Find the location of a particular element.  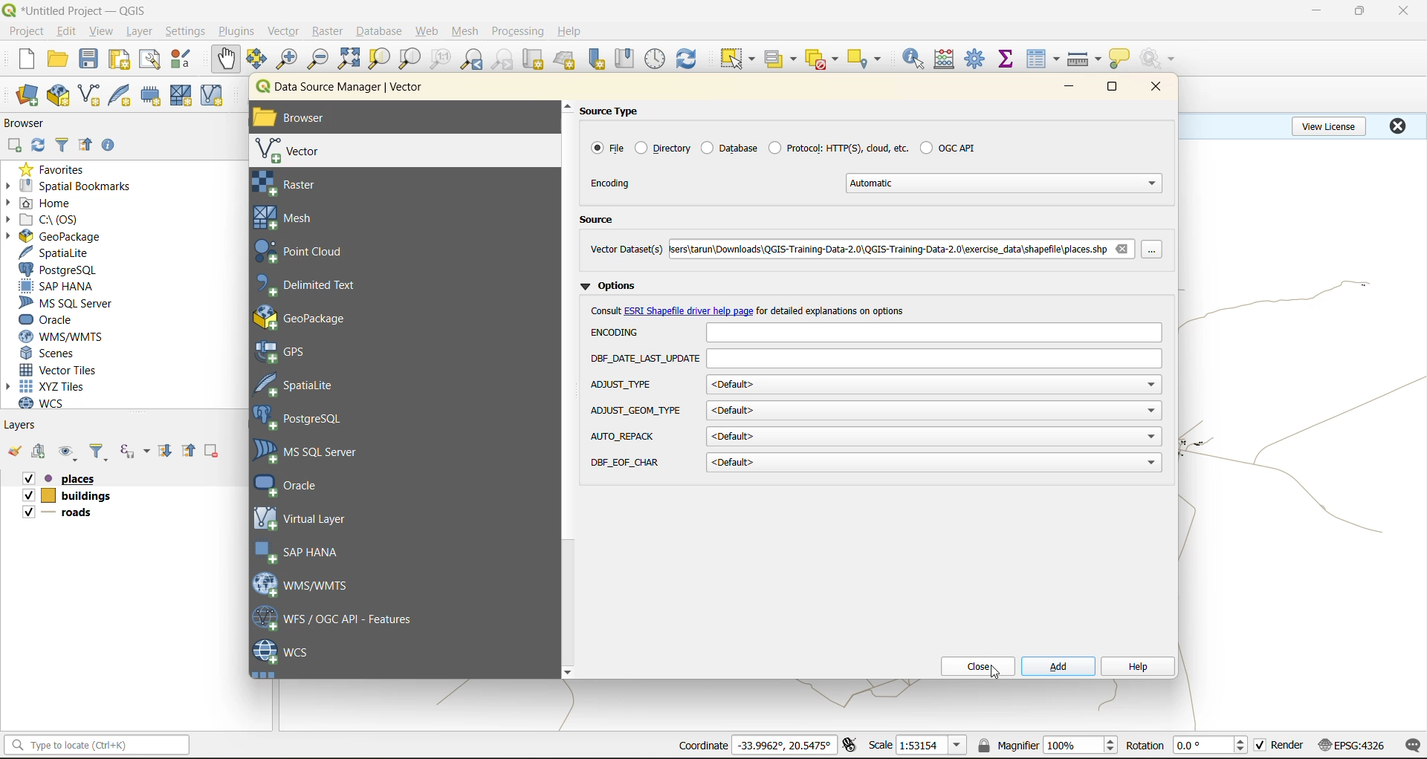

checkbox is located at coordinates (26, 479).